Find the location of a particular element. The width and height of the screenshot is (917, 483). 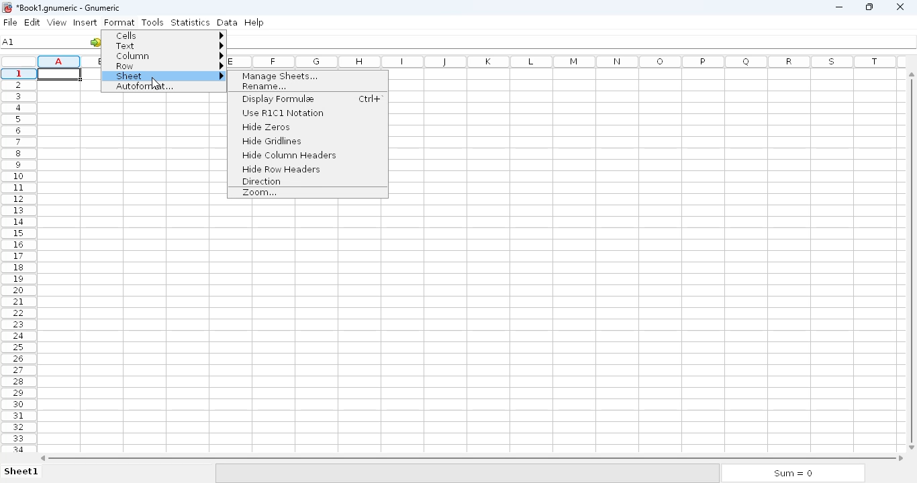

Ctrl+ is located at coordinates (369, 99).